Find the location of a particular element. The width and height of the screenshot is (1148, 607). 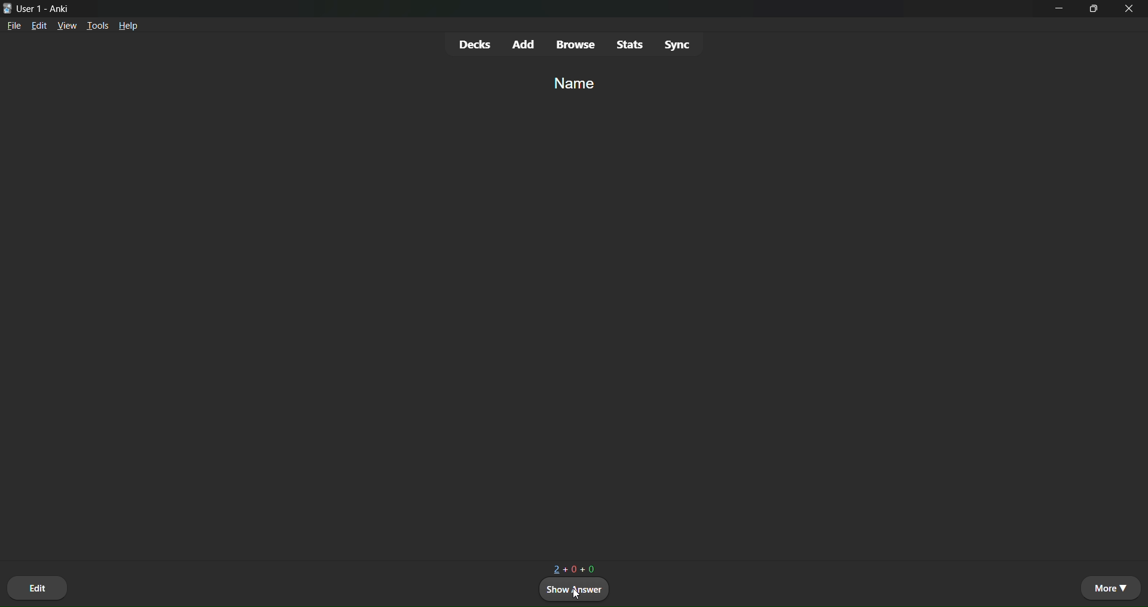

Sync is located at coordinates (679, 45).